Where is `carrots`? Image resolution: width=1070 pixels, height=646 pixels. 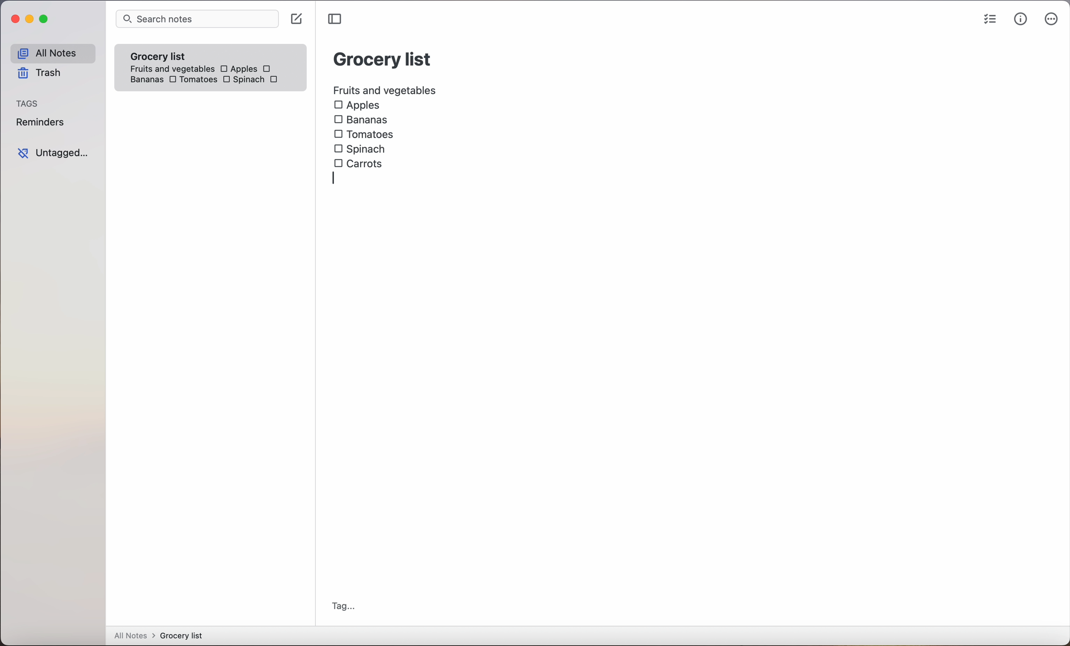 carrots is located at coordinates (276, 80).